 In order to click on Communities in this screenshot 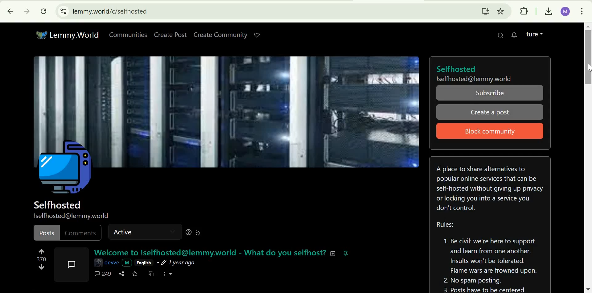, I will do `click(128, 34)`.